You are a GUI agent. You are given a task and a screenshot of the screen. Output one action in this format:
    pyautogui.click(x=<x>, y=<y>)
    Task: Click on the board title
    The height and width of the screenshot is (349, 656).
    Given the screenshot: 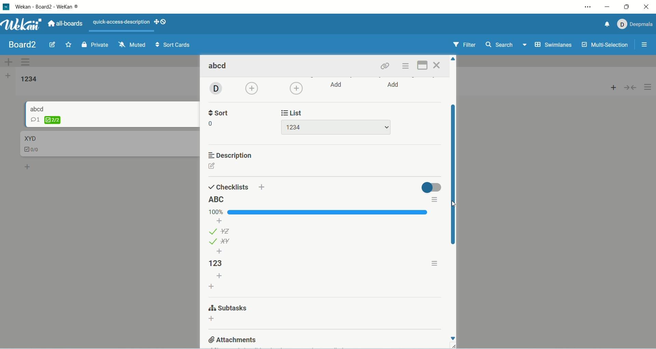 What is the action you would take?
    pyautogui.click(x=21, y=44)
    